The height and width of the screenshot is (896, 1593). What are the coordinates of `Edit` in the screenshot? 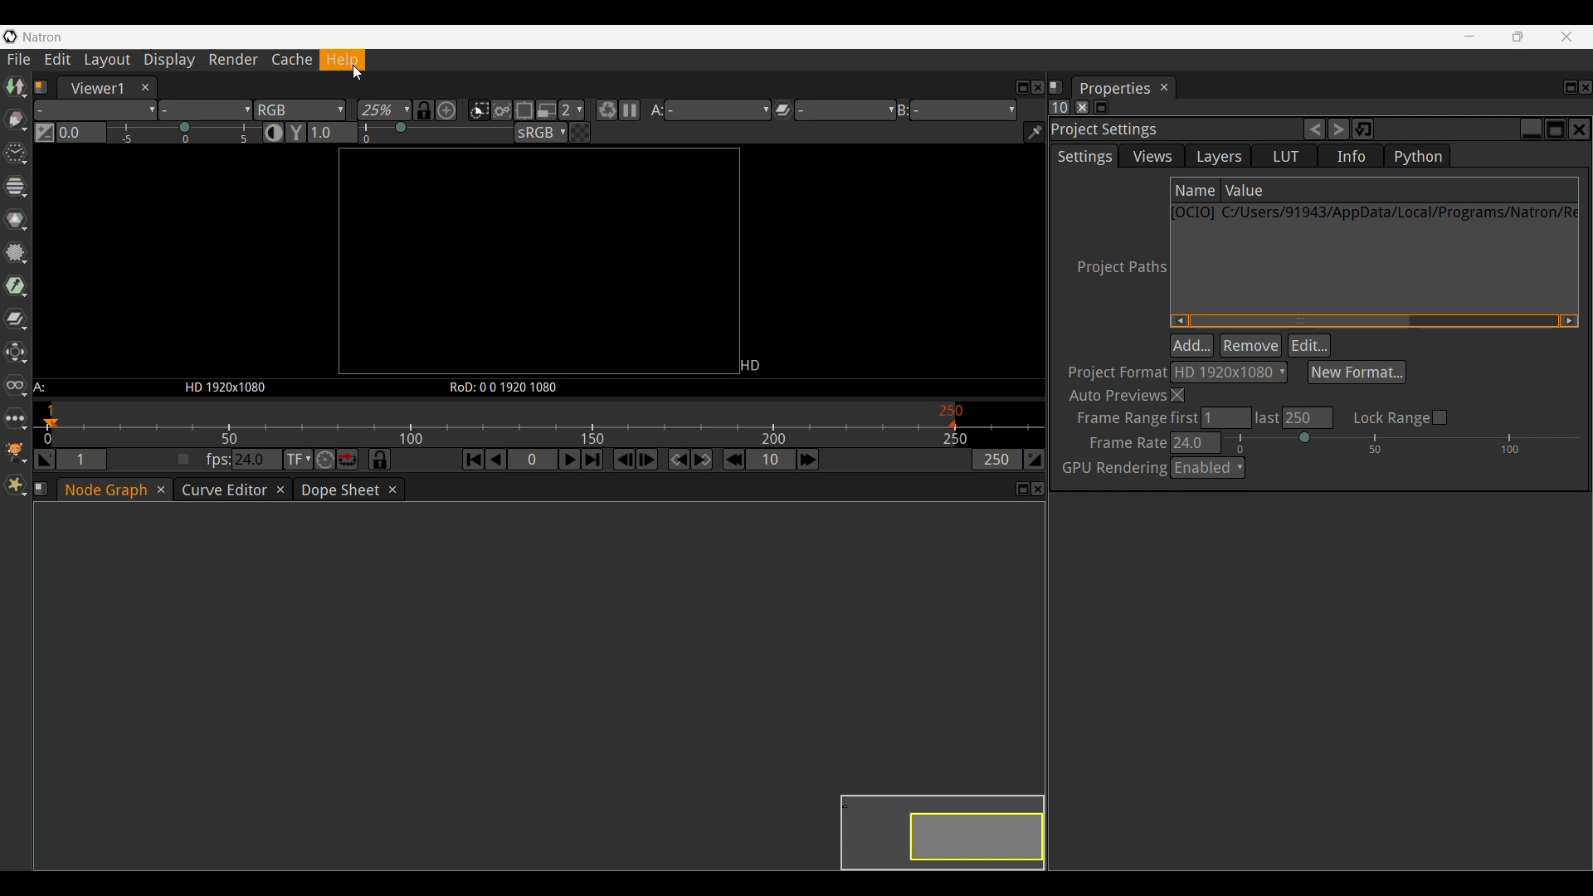 It's located at (1309, 345).